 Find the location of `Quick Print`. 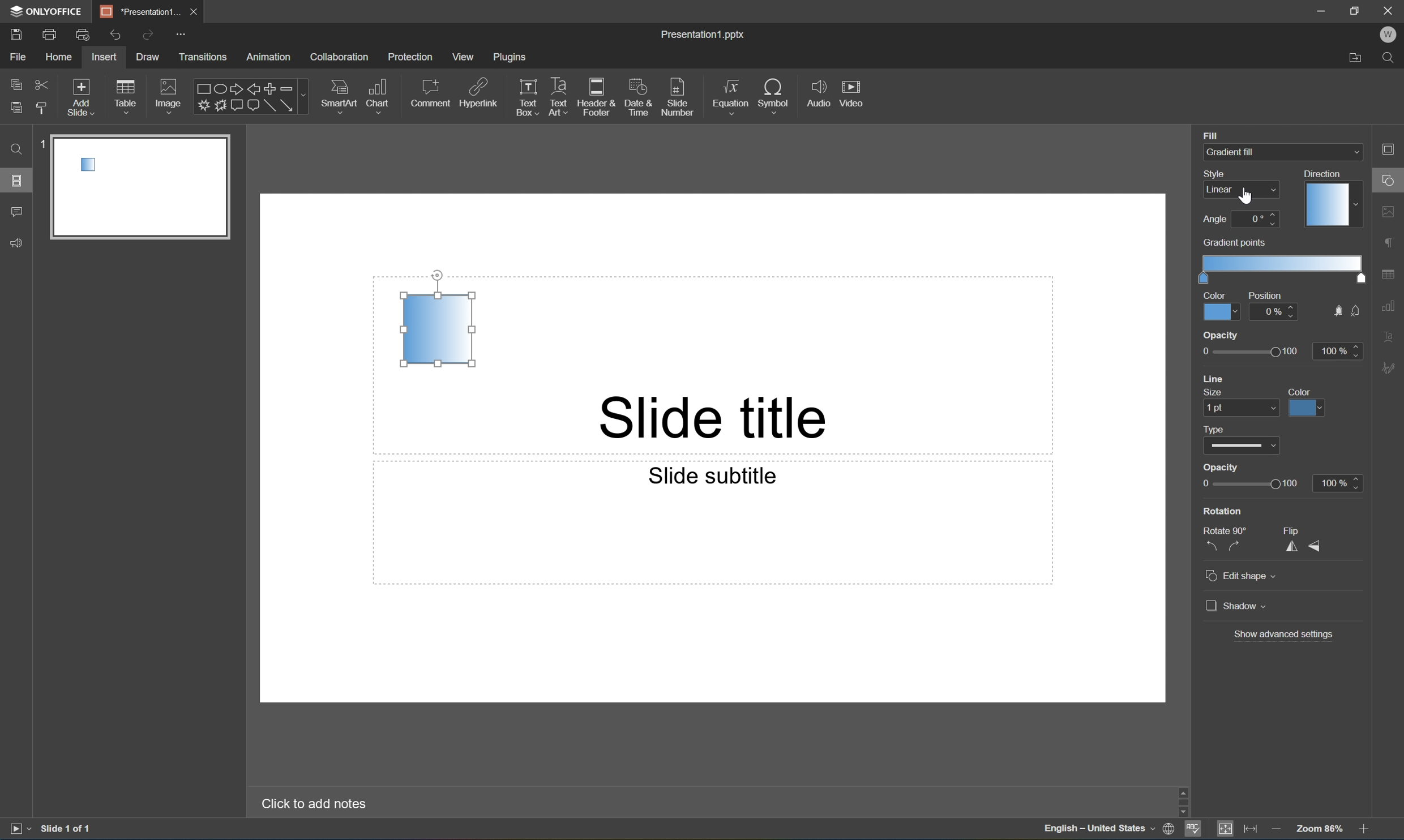

Quick Print is located at coordinates (82, 34).